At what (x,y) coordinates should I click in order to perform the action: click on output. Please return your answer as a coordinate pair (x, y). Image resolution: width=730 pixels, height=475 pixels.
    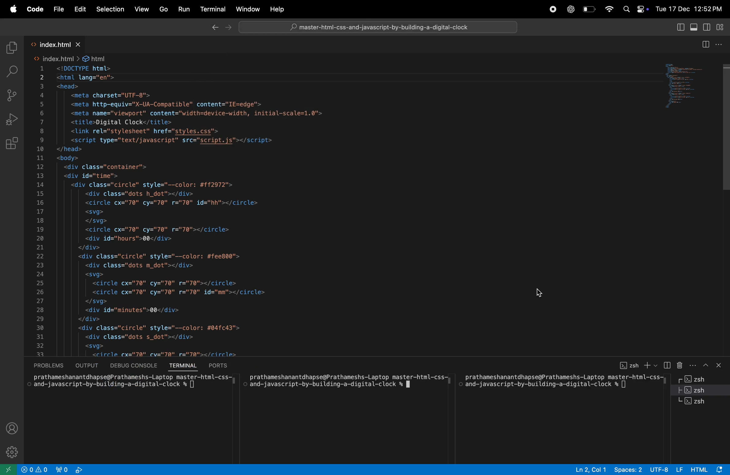
    Looking at the image, I should click on (87, 366).